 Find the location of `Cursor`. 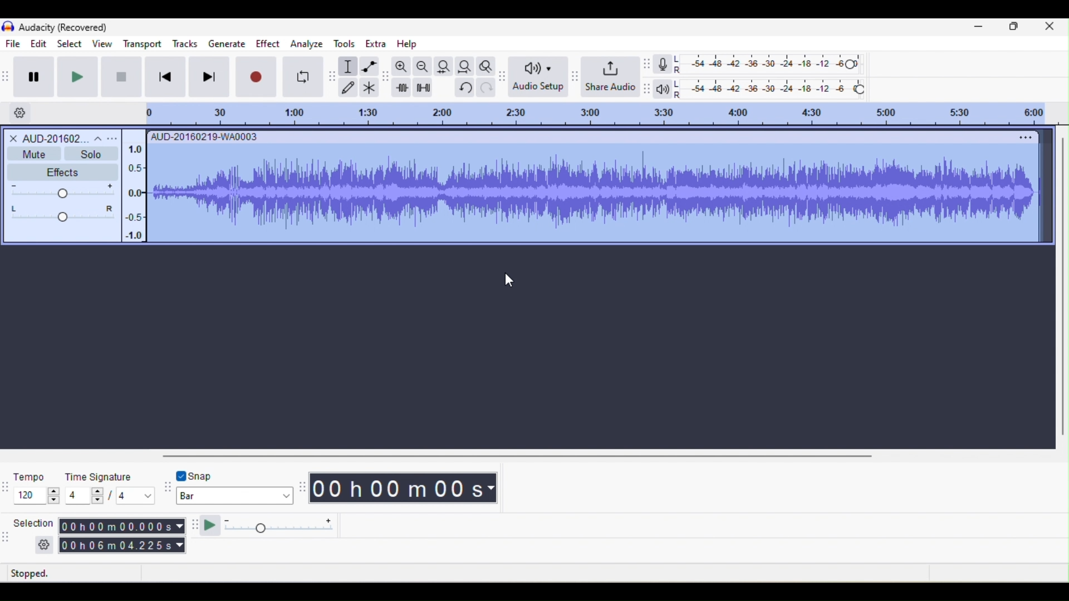

Cursor is located at coordinates (511, 282).